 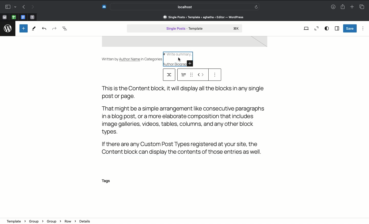 I want to click on Back, so click(x=24, y=7).